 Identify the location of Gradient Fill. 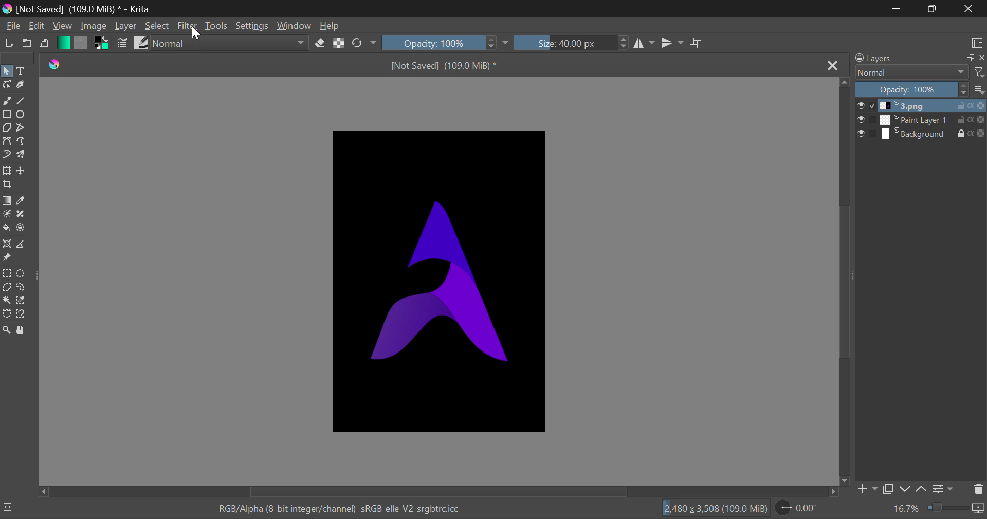
(6, 200).